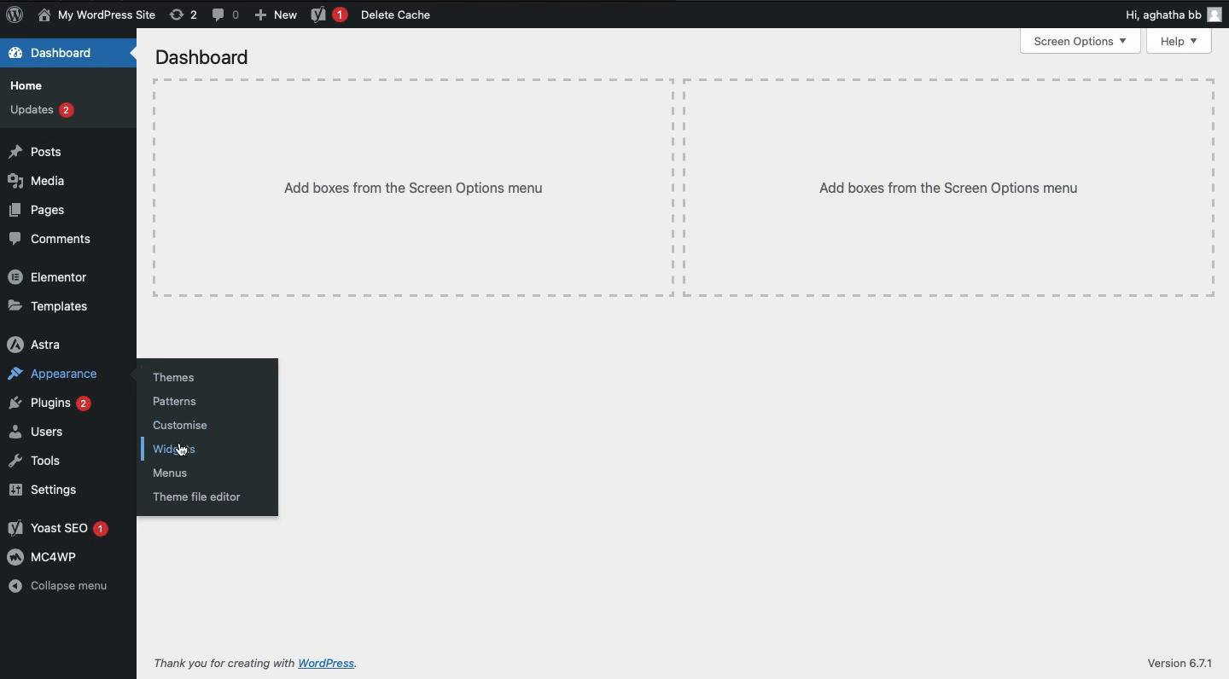  I want to click on as Users, so click(49, 435).